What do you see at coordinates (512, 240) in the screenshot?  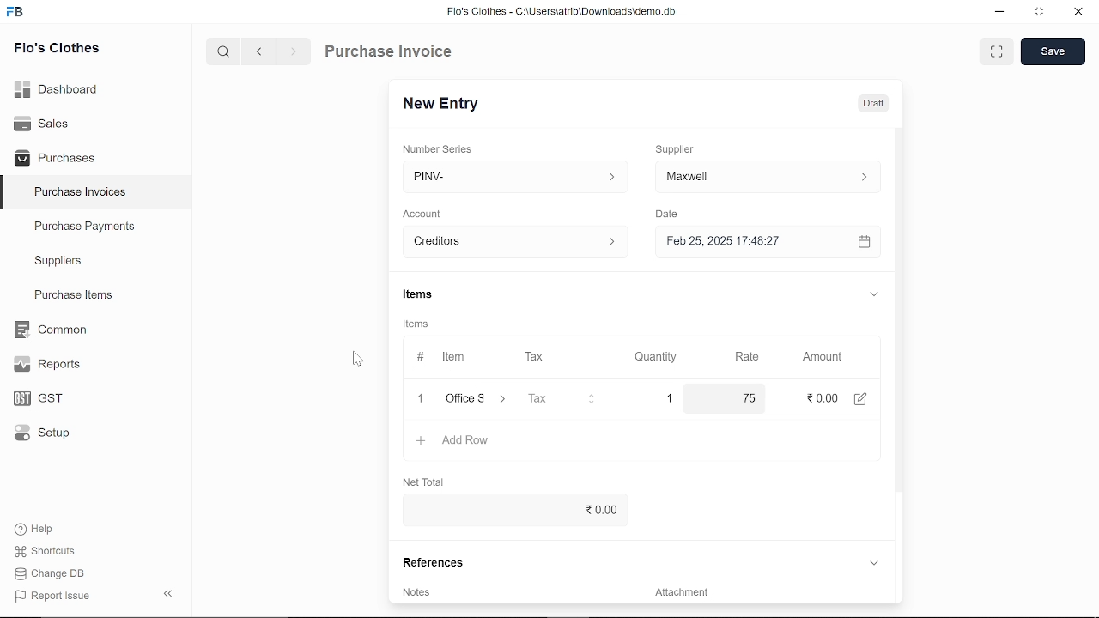 I see `creditors` at bounding box center [512, 240].